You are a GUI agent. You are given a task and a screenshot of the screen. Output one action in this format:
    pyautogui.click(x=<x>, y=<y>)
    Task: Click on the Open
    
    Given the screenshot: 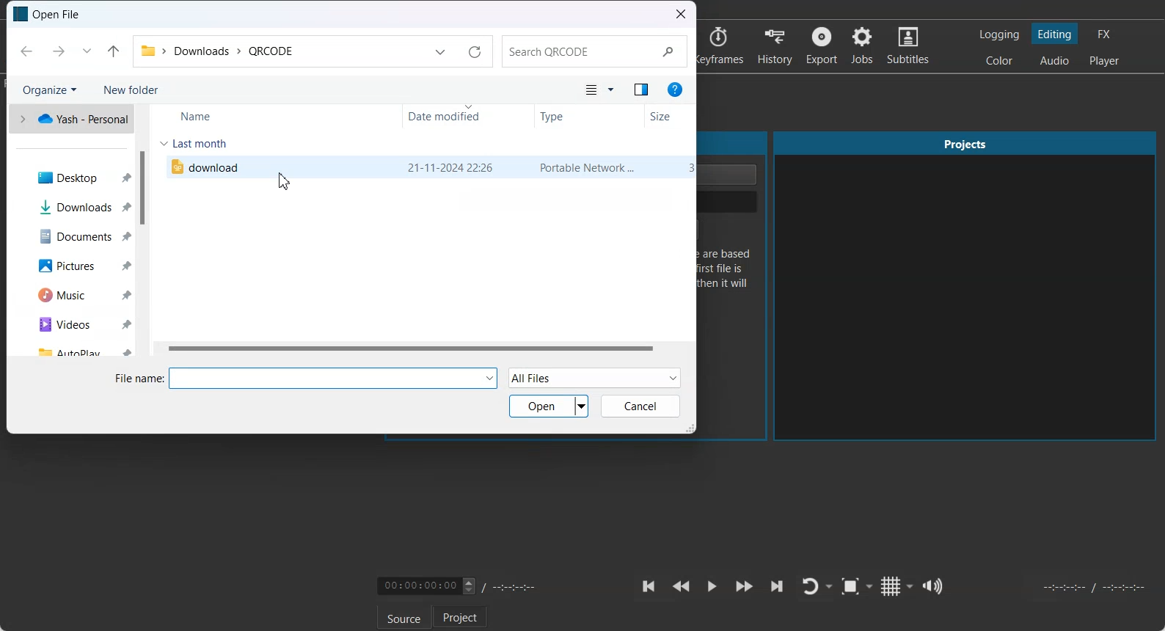 What is the action you would take?
    pyautogui.click(x=549, y=406)
    